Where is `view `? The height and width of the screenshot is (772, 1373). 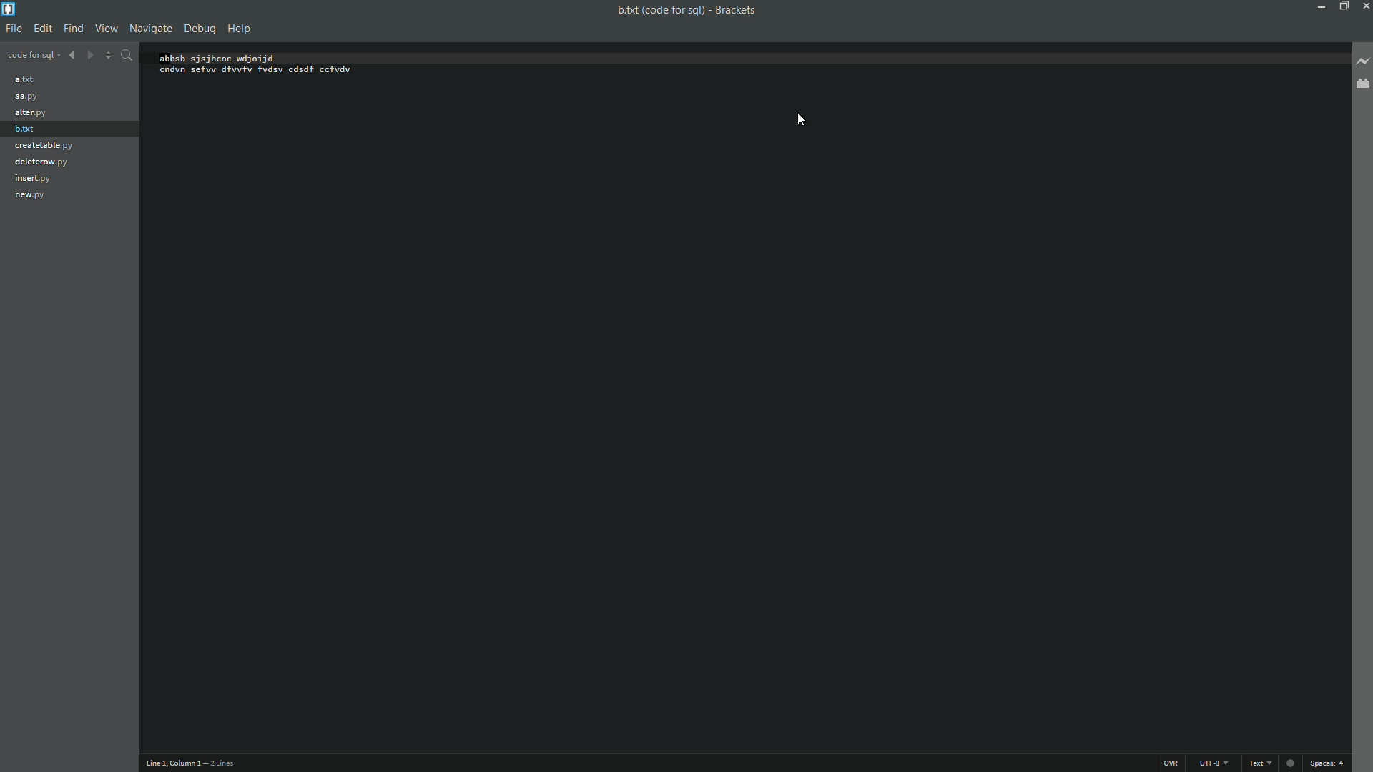
view  is located at coordinates (105, 29).